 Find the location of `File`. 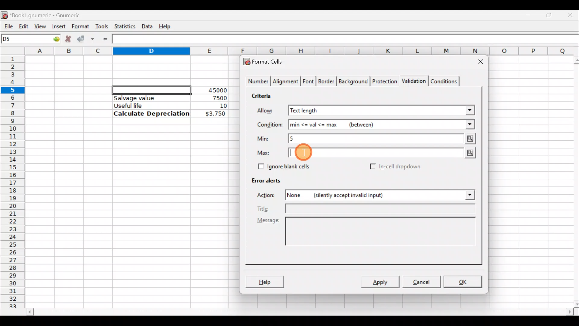

File is located at coordinates (7, 25).